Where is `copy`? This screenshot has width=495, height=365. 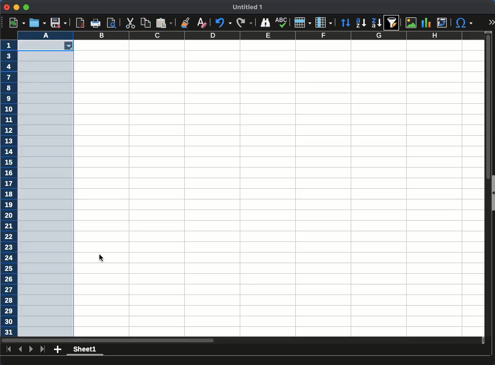
copy is located at coordinates (146, 23).